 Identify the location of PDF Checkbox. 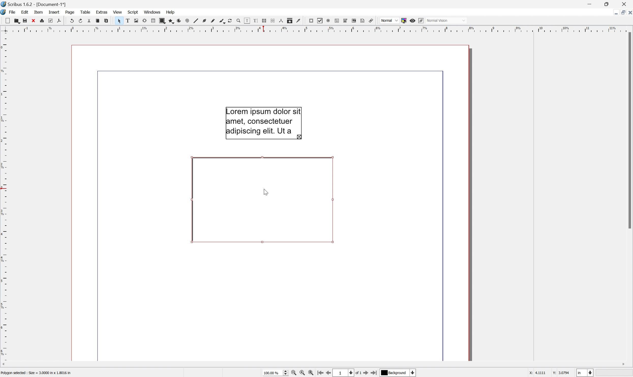
(320, 21).